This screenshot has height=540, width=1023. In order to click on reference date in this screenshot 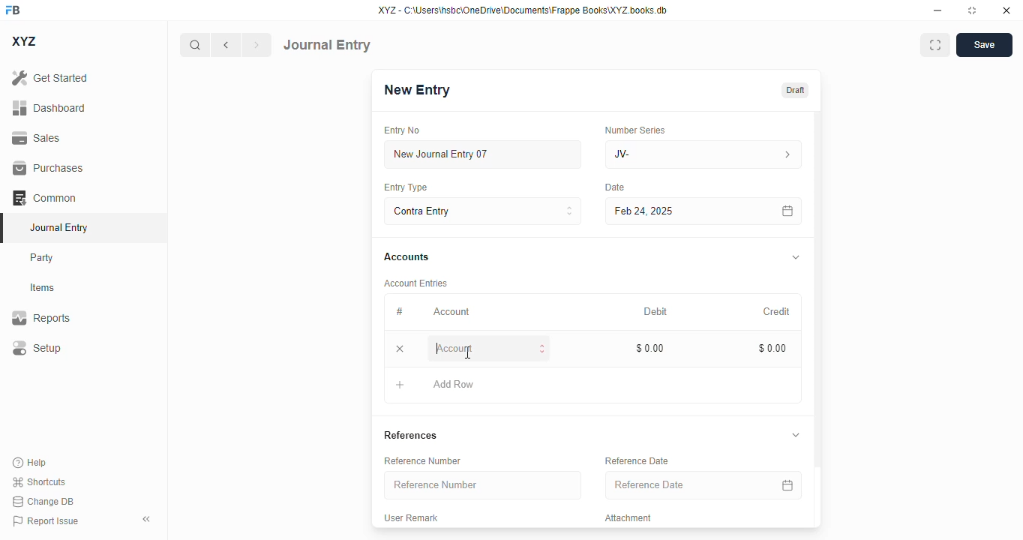, I will do `click(637, 460)`.